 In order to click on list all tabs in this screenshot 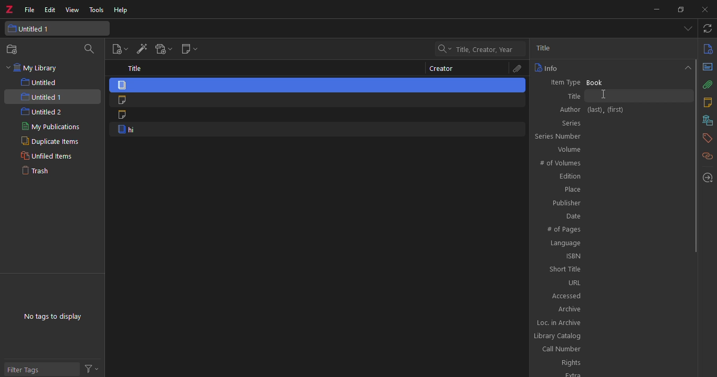, I will do `click(688, 29)`.